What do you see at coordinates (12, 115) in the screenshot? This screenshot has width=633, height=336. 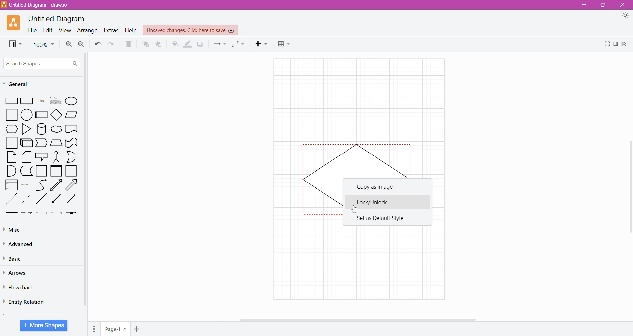 I see `Square` at bounding box center [12, 115].